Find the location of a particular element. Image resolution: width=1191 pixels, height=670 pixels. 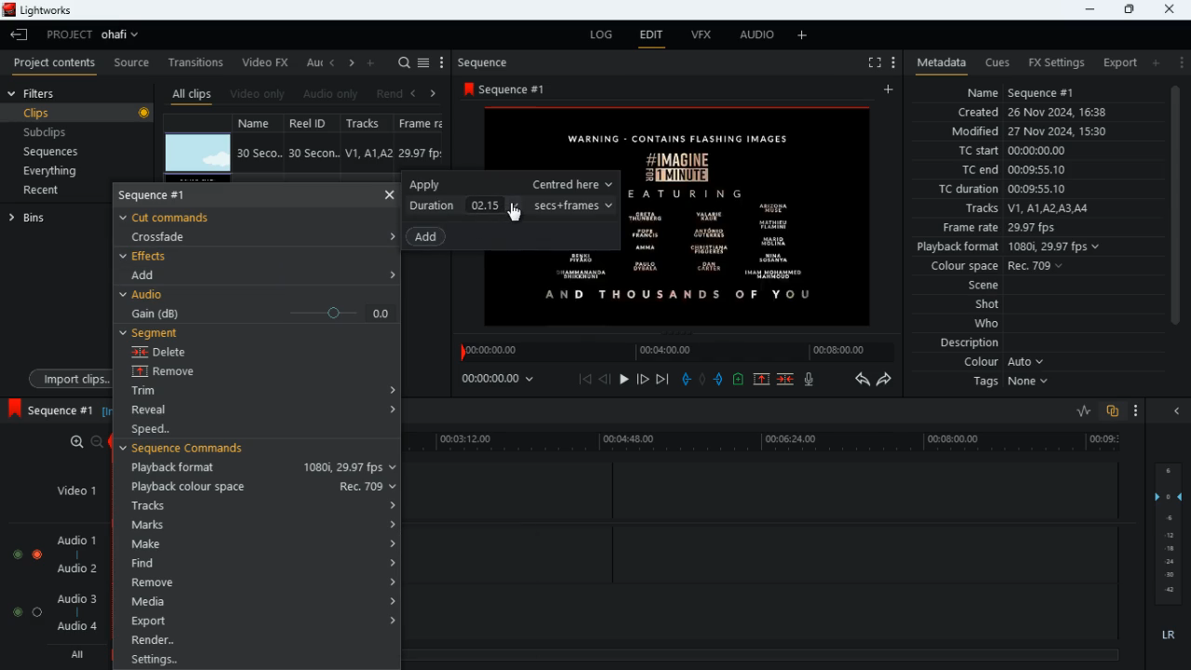

more is located at coordinates (805, 34).